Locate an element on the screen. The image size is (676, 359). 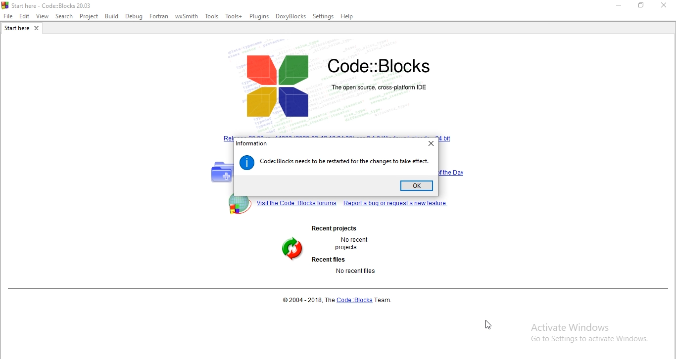
DoxyBlocks is located at coordinates (291, 17).